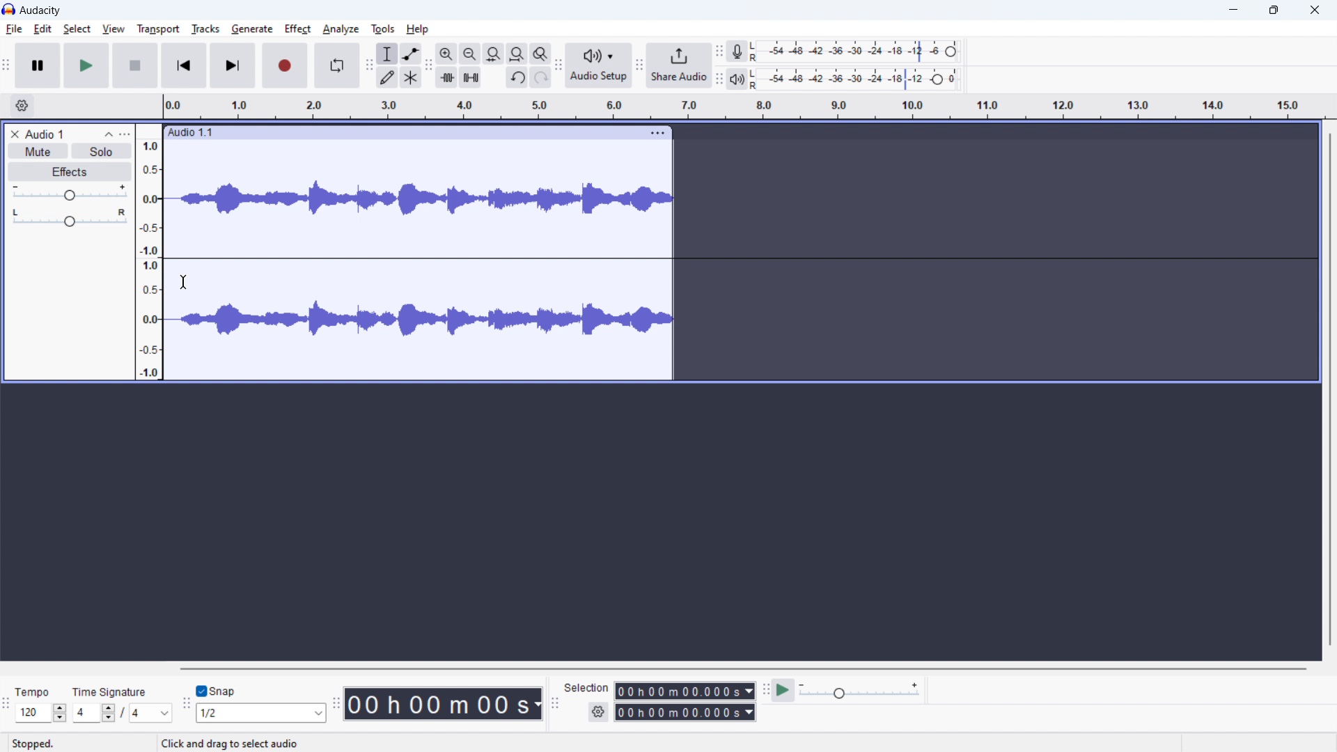 This screenshot has height=752, width=1337. Describe the element at coordinates (783, 690) in the screenshot. I see `play at speed` at that location.